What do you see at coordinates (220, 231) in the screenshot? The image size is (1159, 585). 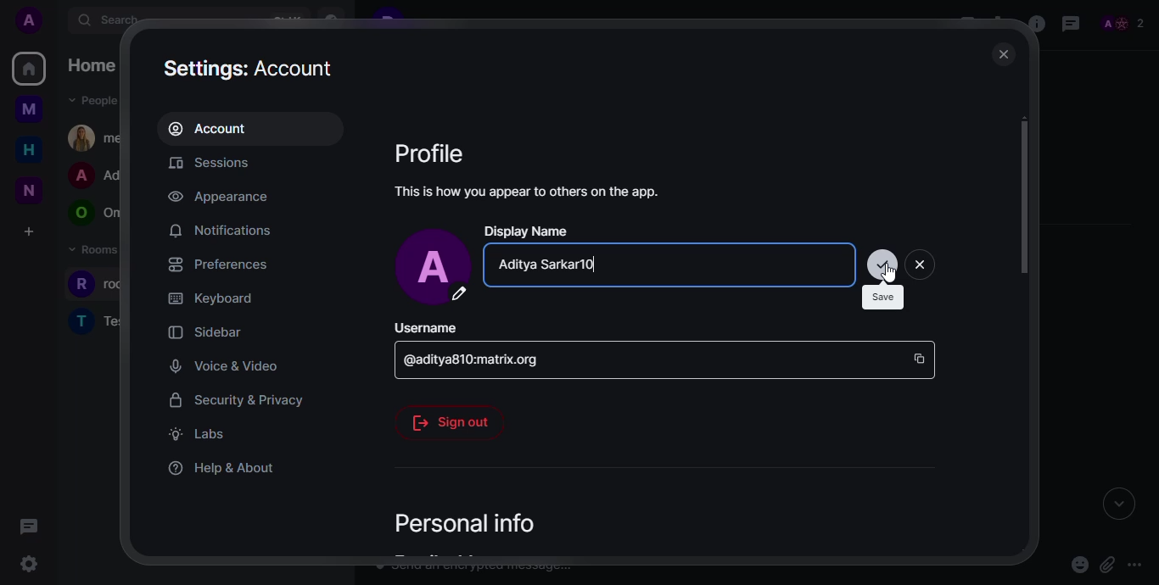 I see `notifications` at bounding box center [220, 231].